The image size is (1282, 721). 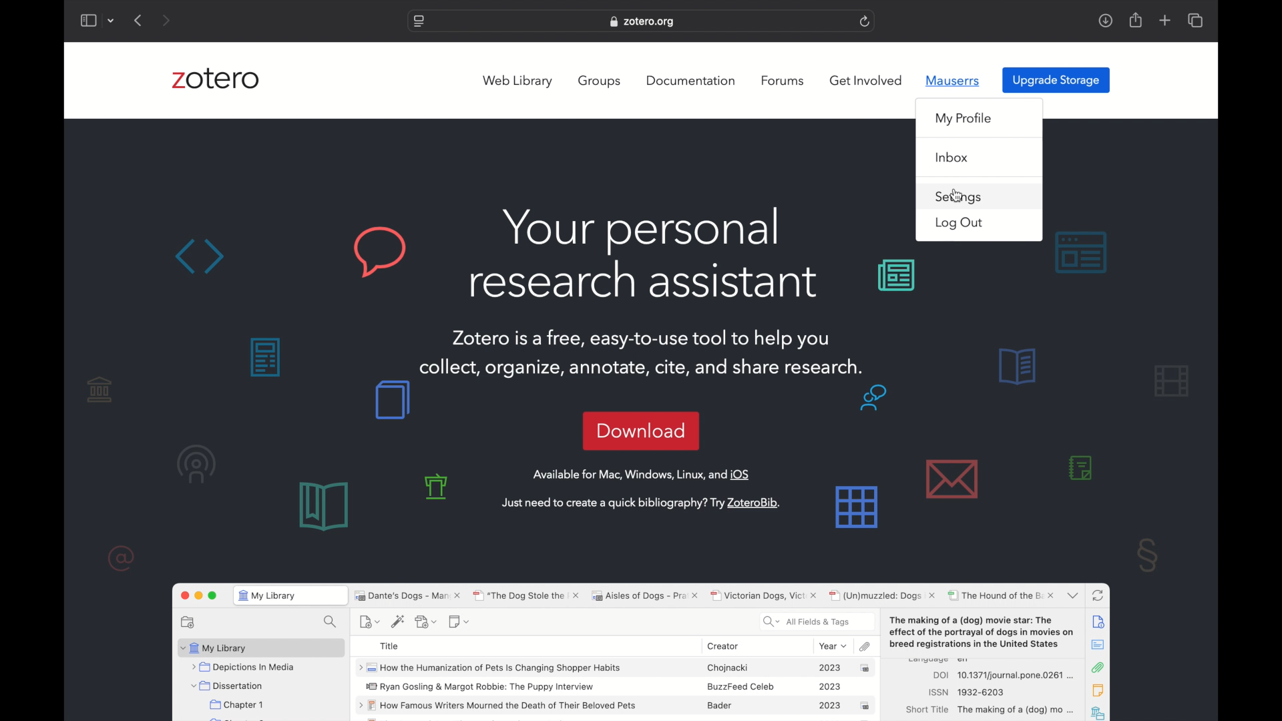 I want to click on website settings, so click(x=419, y=22).